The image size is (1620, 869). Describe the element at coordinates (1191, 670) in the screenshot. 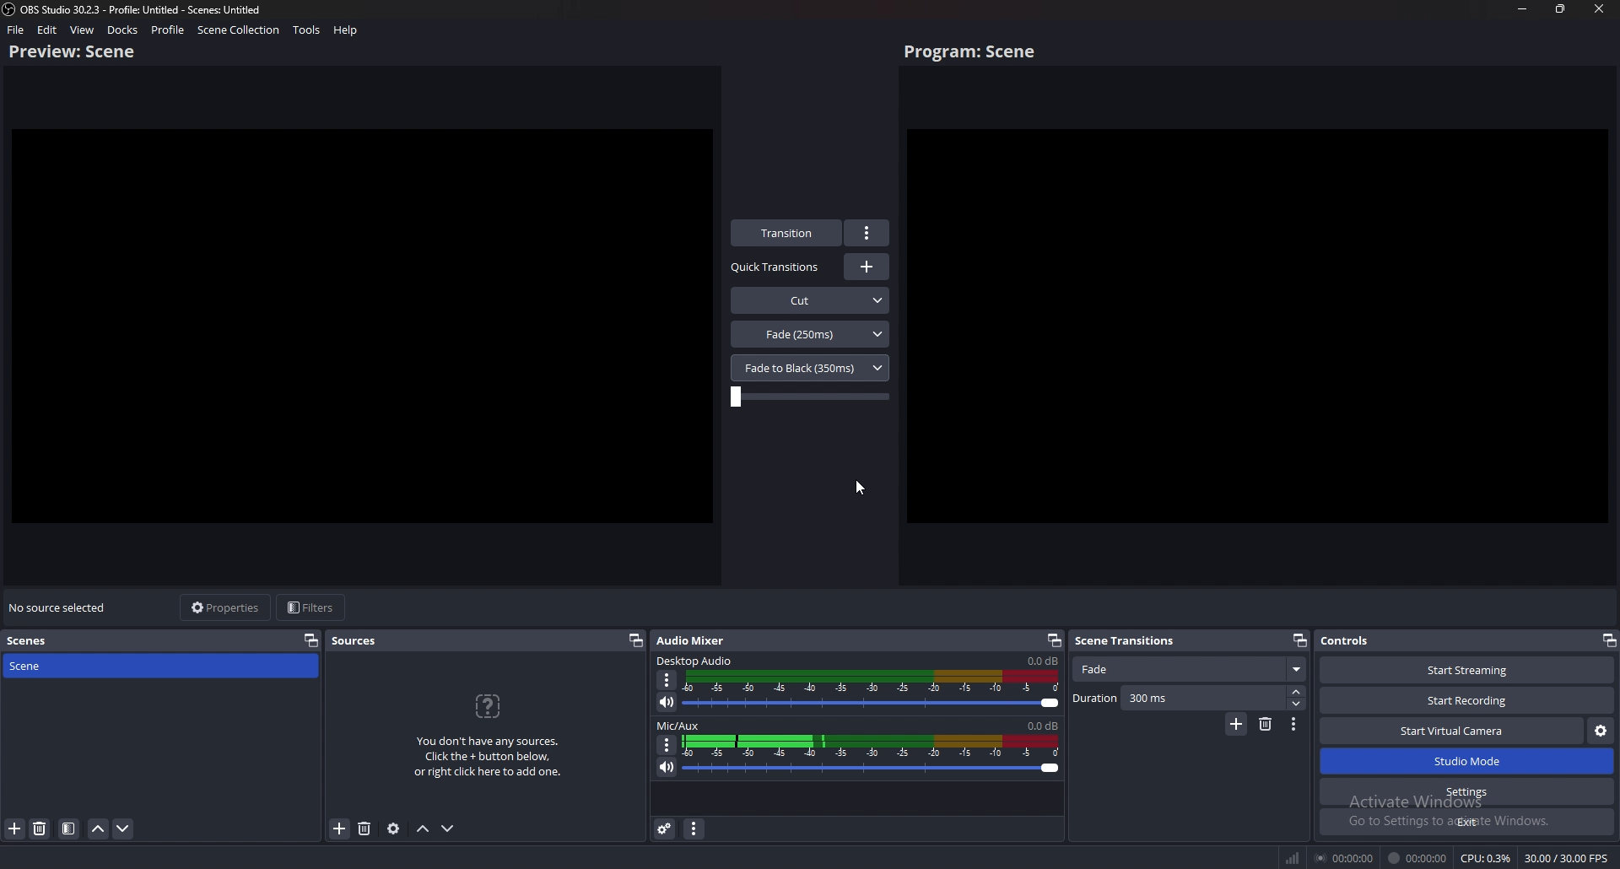

I see `Fade` at that location.